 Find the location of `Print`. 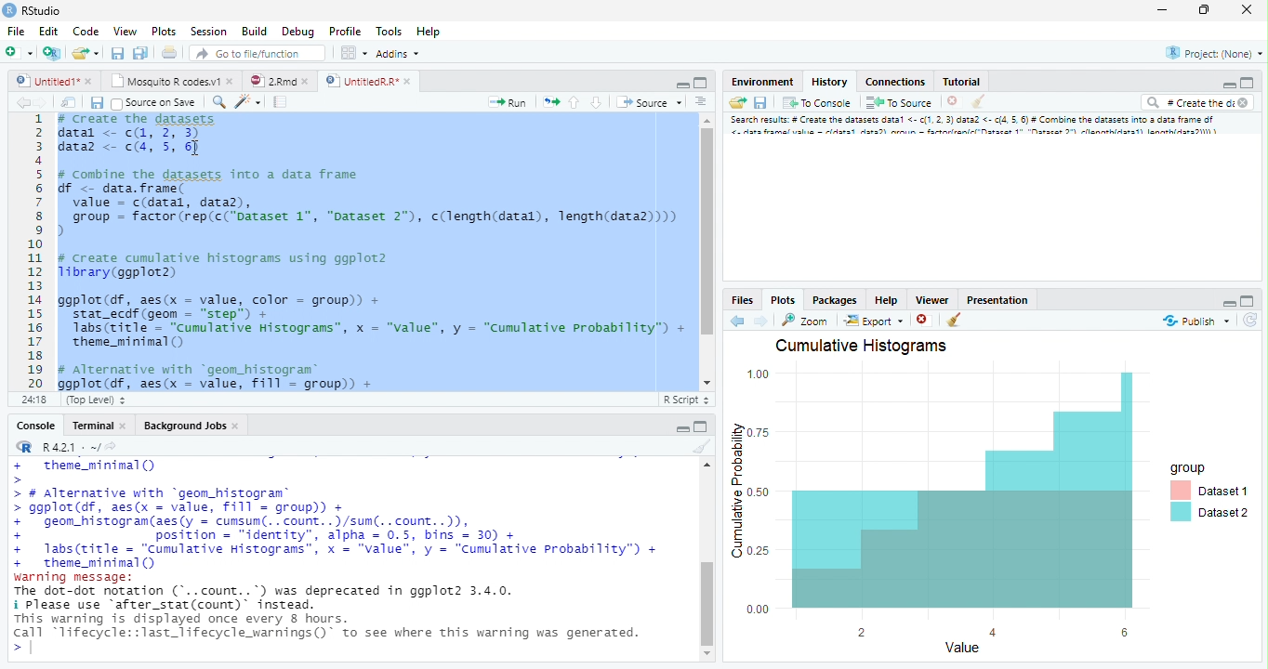

Print is located at coordinates (172, 53).